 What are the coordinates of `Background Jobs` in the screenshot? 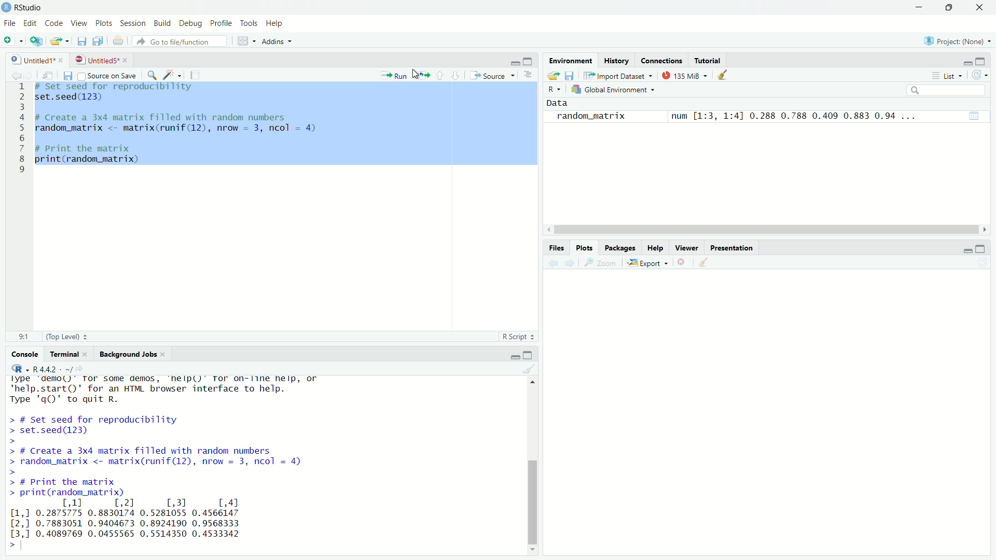 It's located at (133, 354).